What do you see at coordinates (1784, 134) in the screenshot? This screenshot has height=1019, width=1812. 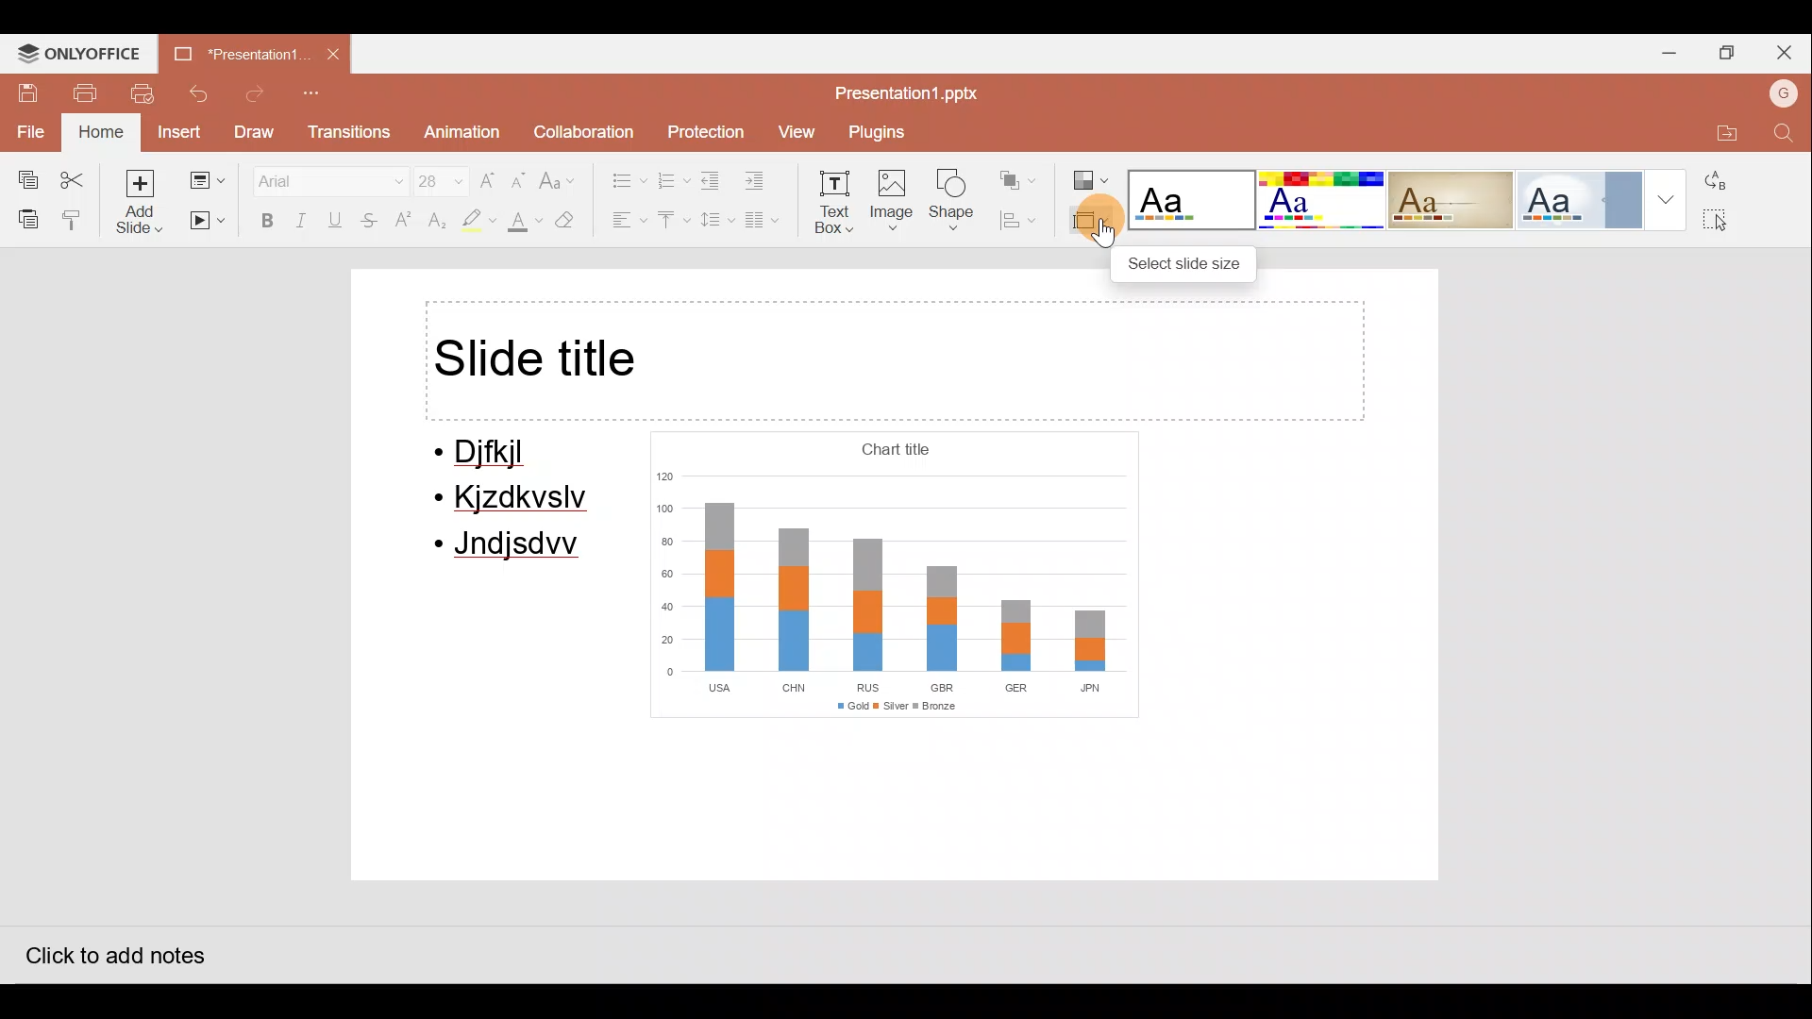 I see `Find` at bounding box center [1784, 134].